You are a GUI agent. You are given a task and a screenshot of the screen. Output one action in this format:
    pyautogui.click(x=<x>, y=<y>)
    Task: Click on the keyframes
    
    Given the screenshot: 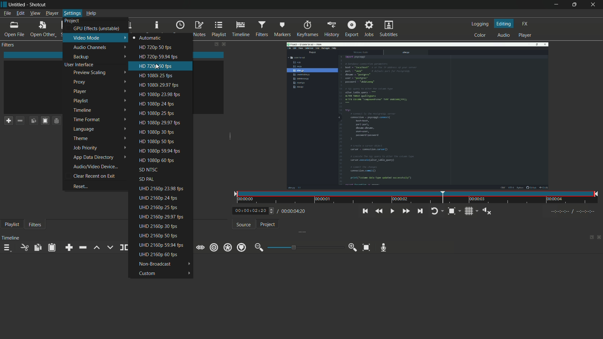 What is the action you would take?
    pyautogui.click(x=307, y=29)
    